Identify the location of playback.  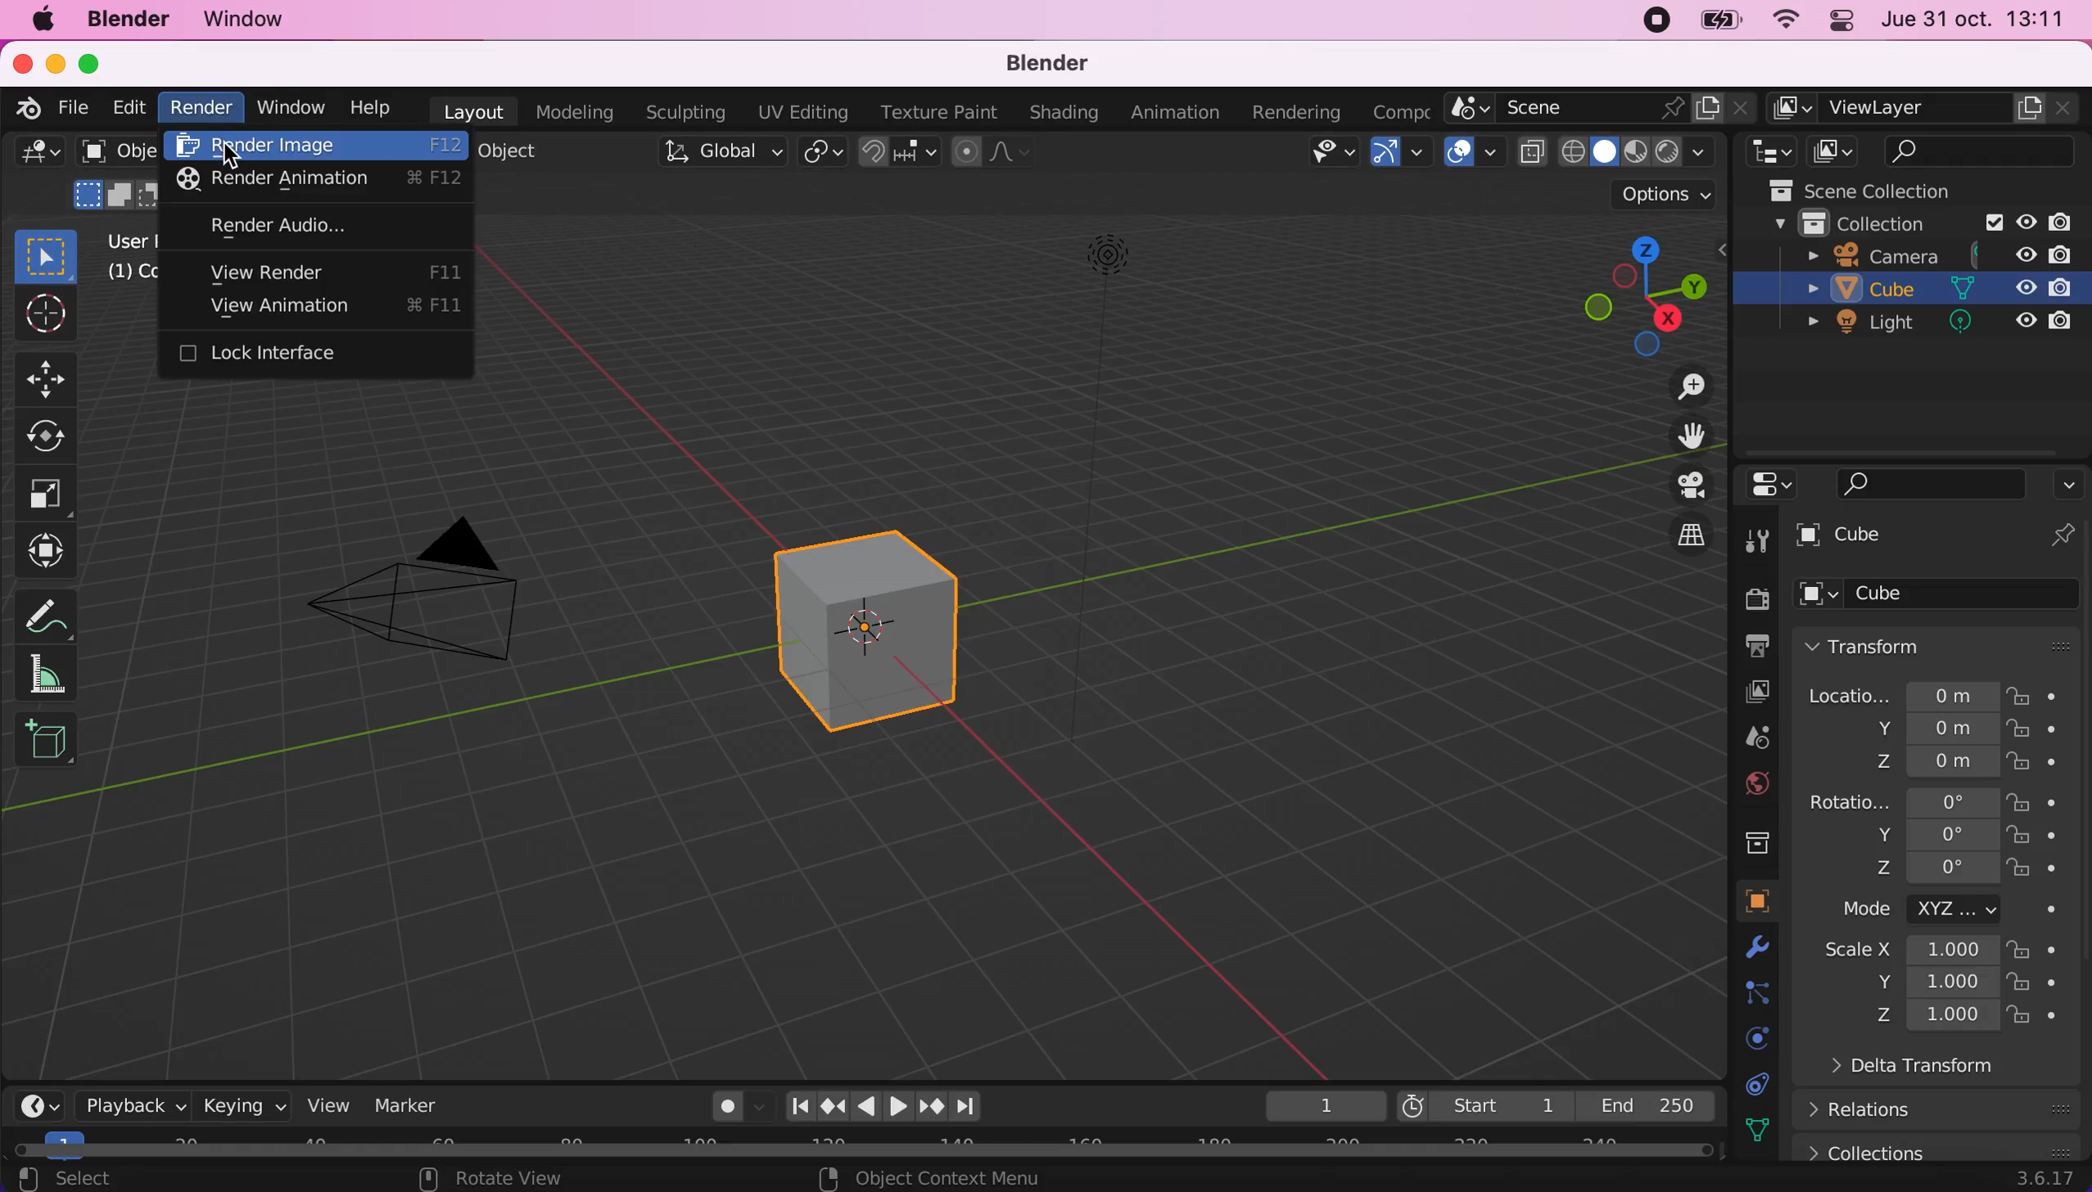
(131, 1108).